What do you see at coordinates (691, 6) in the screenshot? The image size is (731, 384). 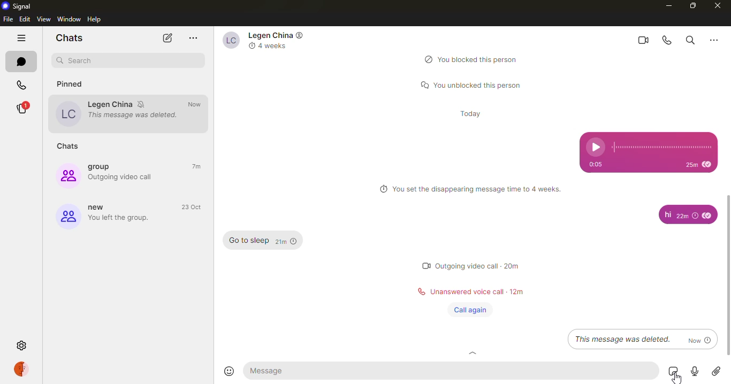 I see `maximize` at bounding box center [691, 6].